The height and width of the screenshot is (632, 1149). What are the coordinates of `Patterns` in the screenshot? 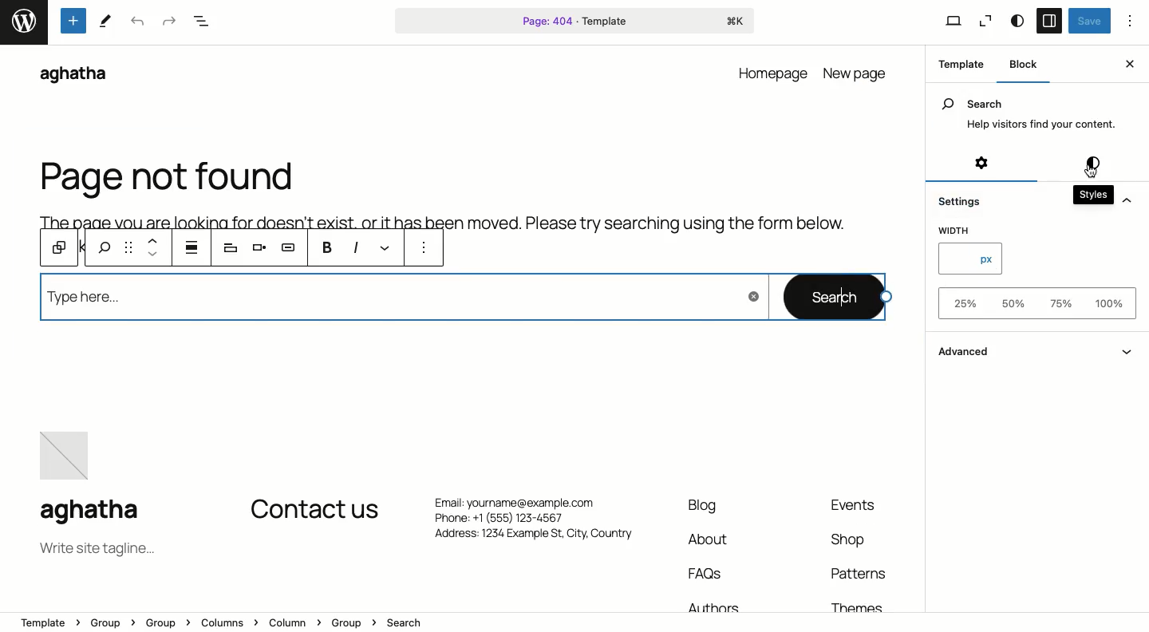 It's located at (863, 579).